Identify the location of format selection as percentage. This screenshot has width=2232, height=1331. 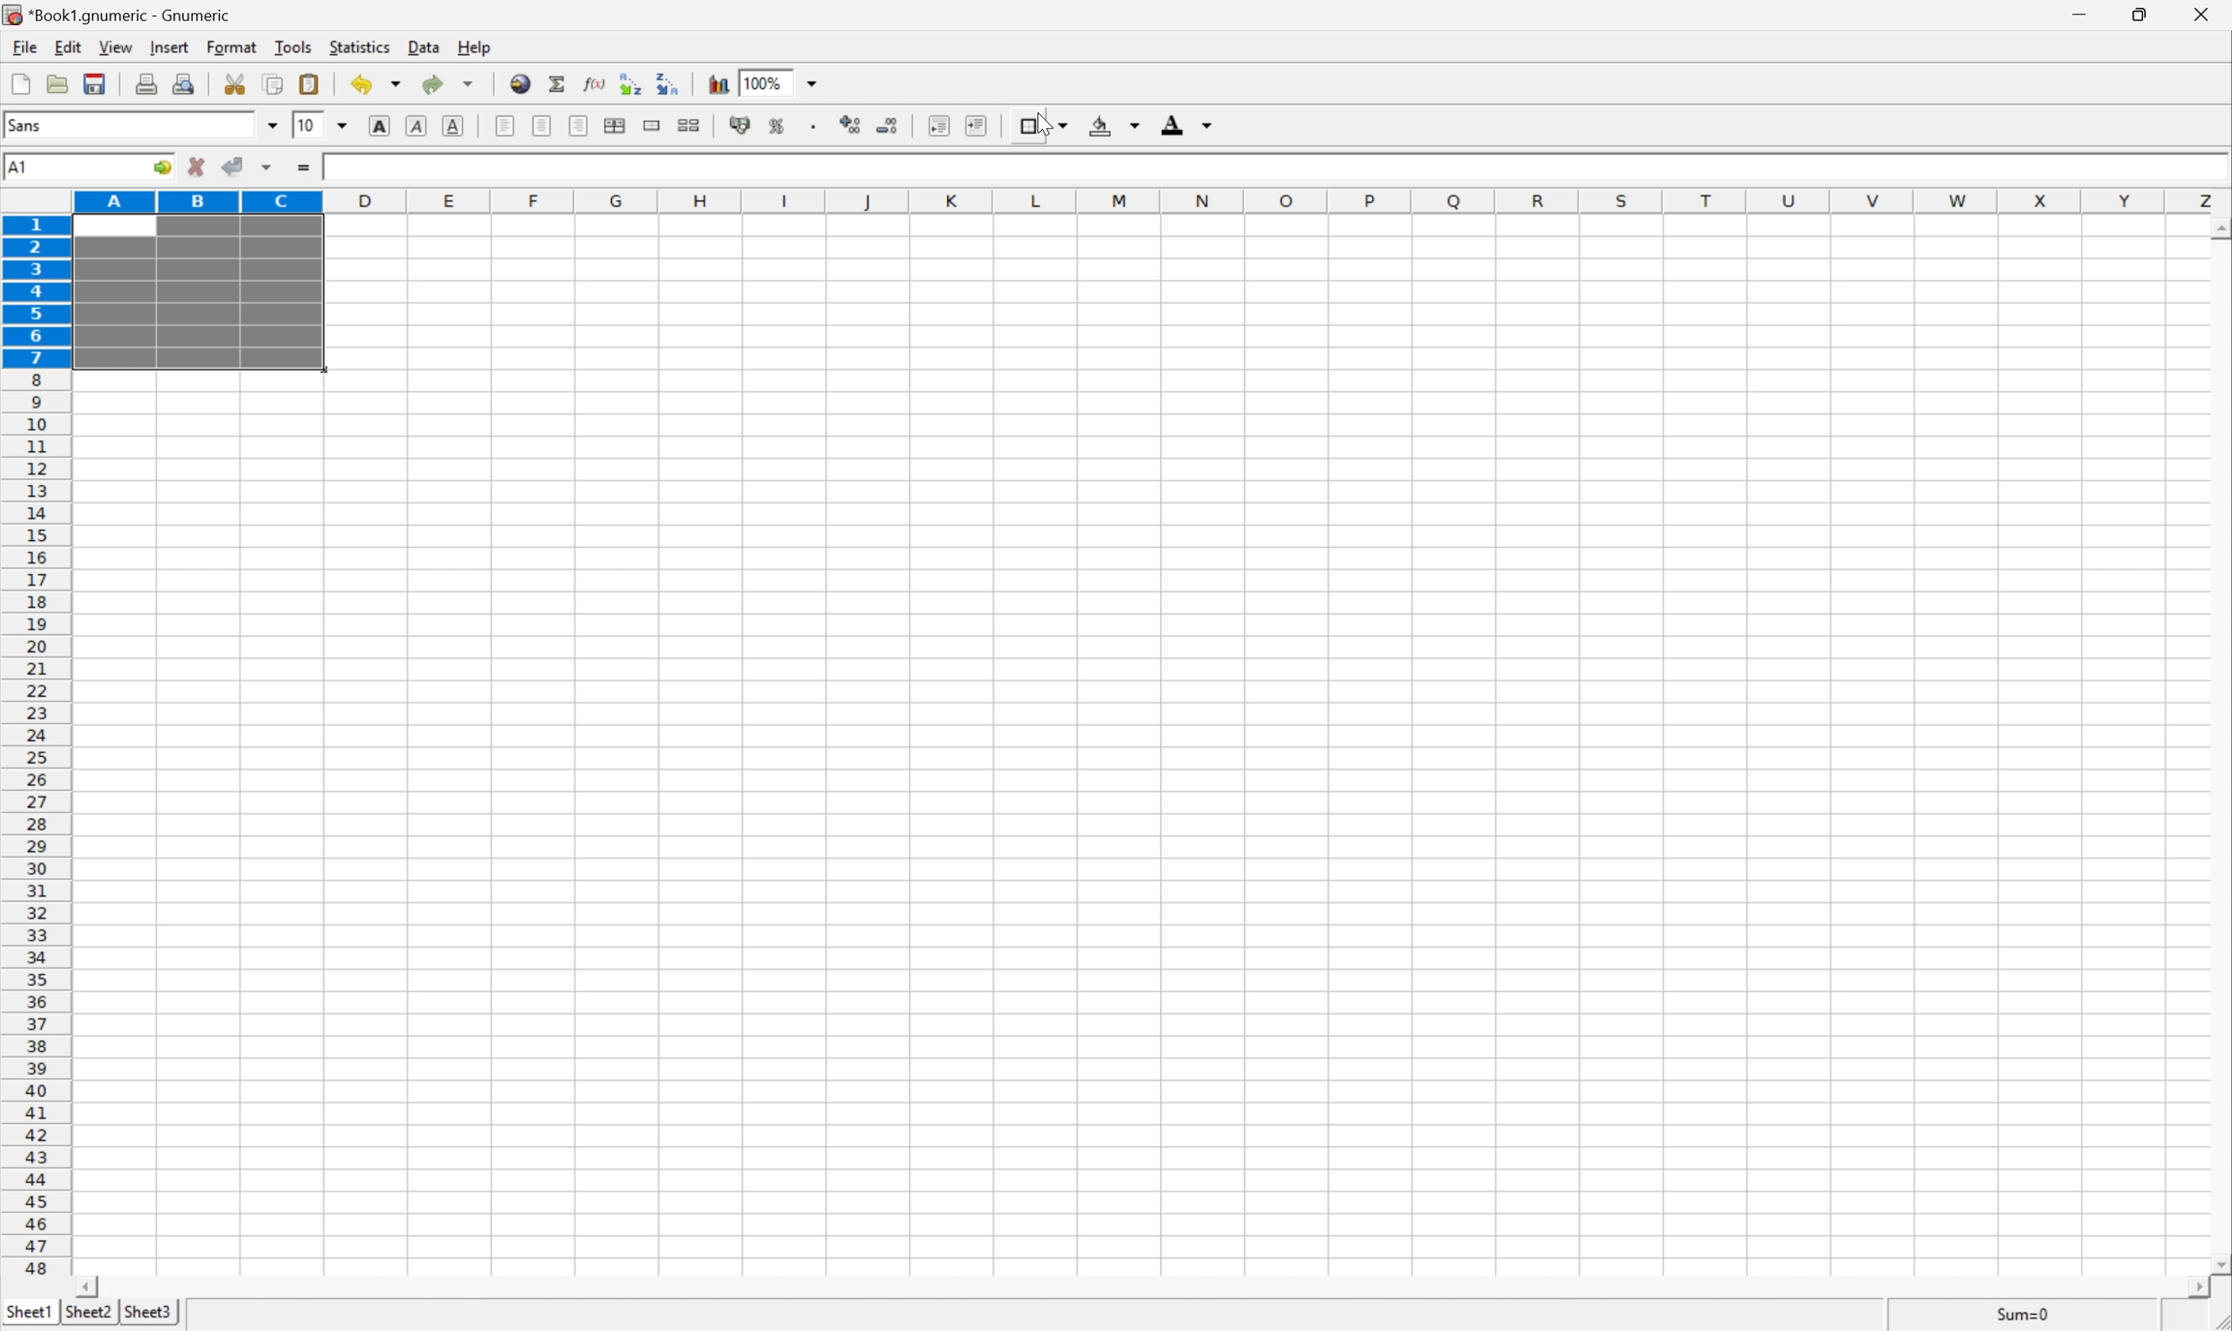
(779, 126).